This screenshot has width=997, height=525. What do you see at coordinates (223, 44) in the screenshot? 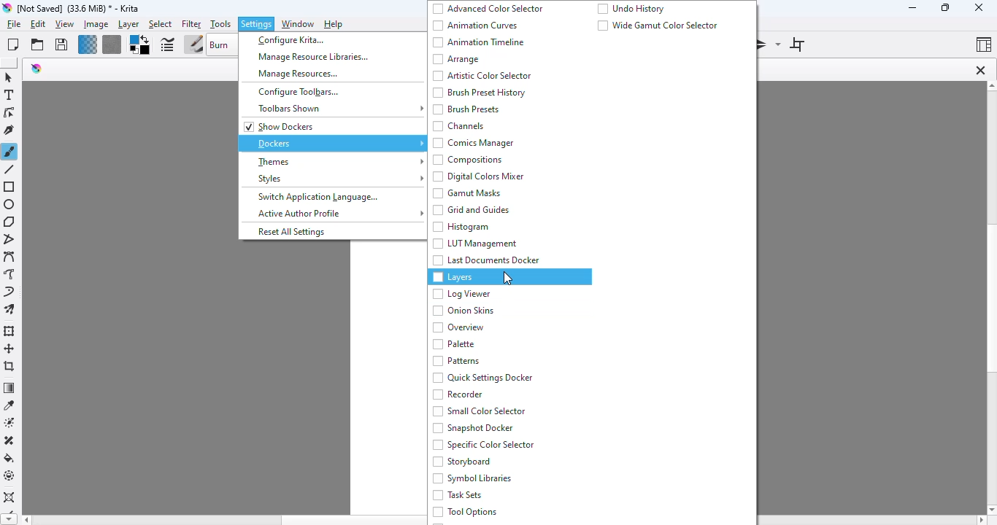
I see `blending mode` at bounding box center [223, 44].